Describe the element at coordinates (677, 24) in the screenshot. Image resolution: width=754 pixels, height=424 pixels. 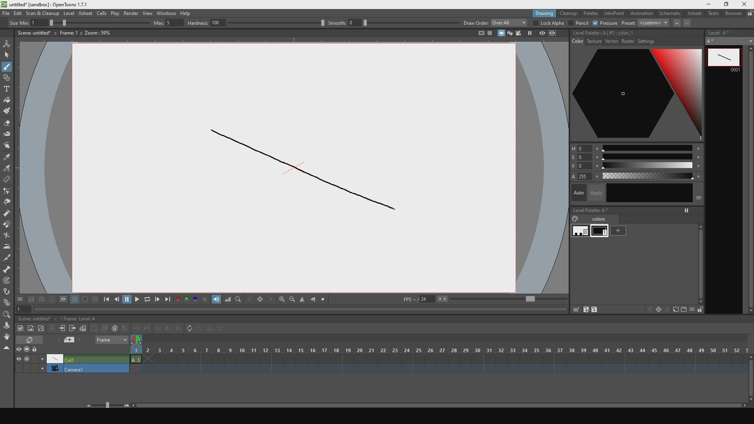
I see `` at that location.